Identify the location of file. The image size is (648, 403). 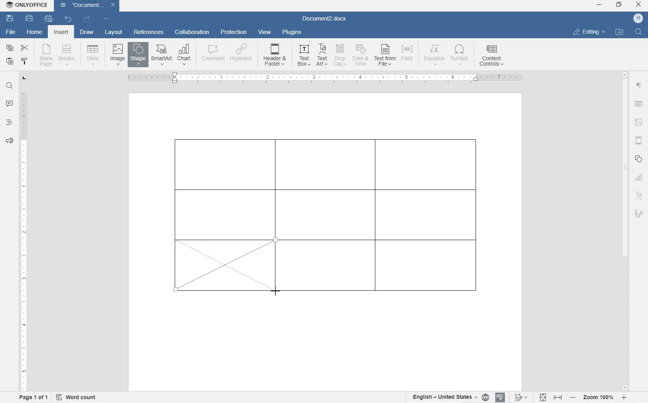
(12, 33).